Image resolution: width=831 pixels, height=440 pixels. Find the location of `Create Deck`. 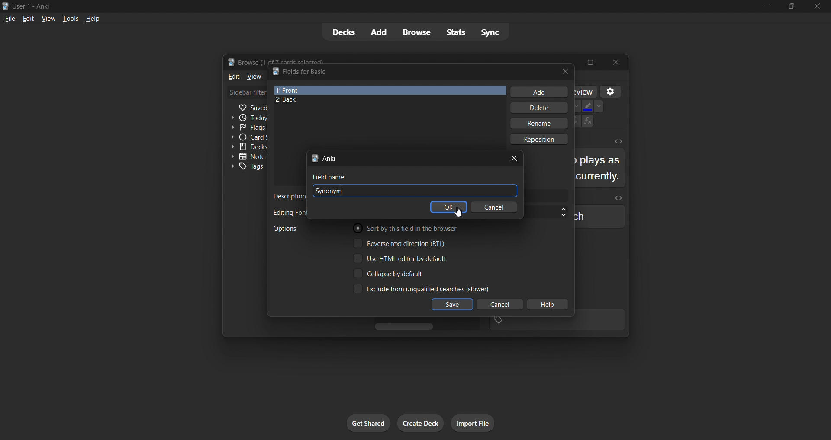

Create Deck is located at coordinates (422, 423).